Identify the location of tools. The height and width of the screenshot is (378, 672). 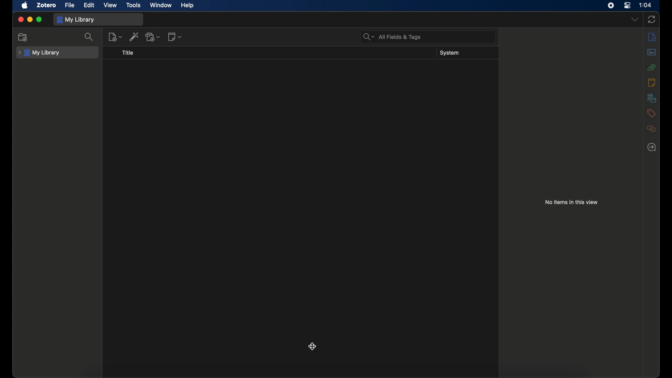
(134, 5).